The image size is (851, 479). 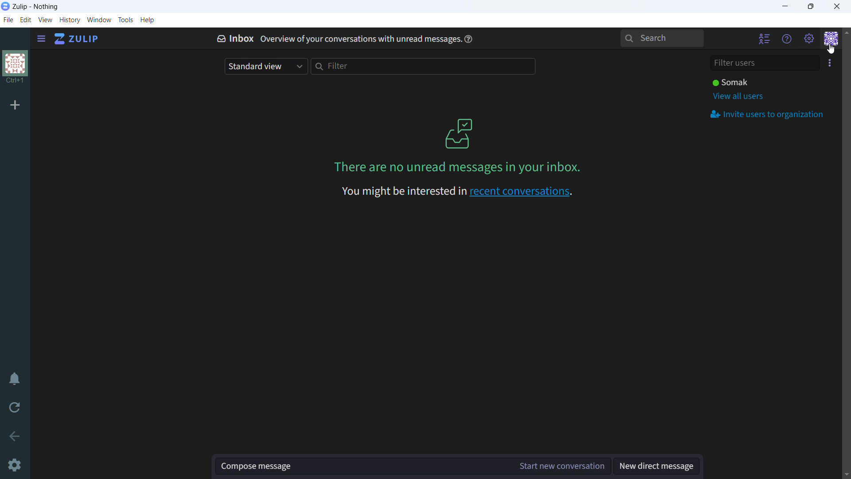 I want to click on enable do not disturb, so click(x=15, y=379).